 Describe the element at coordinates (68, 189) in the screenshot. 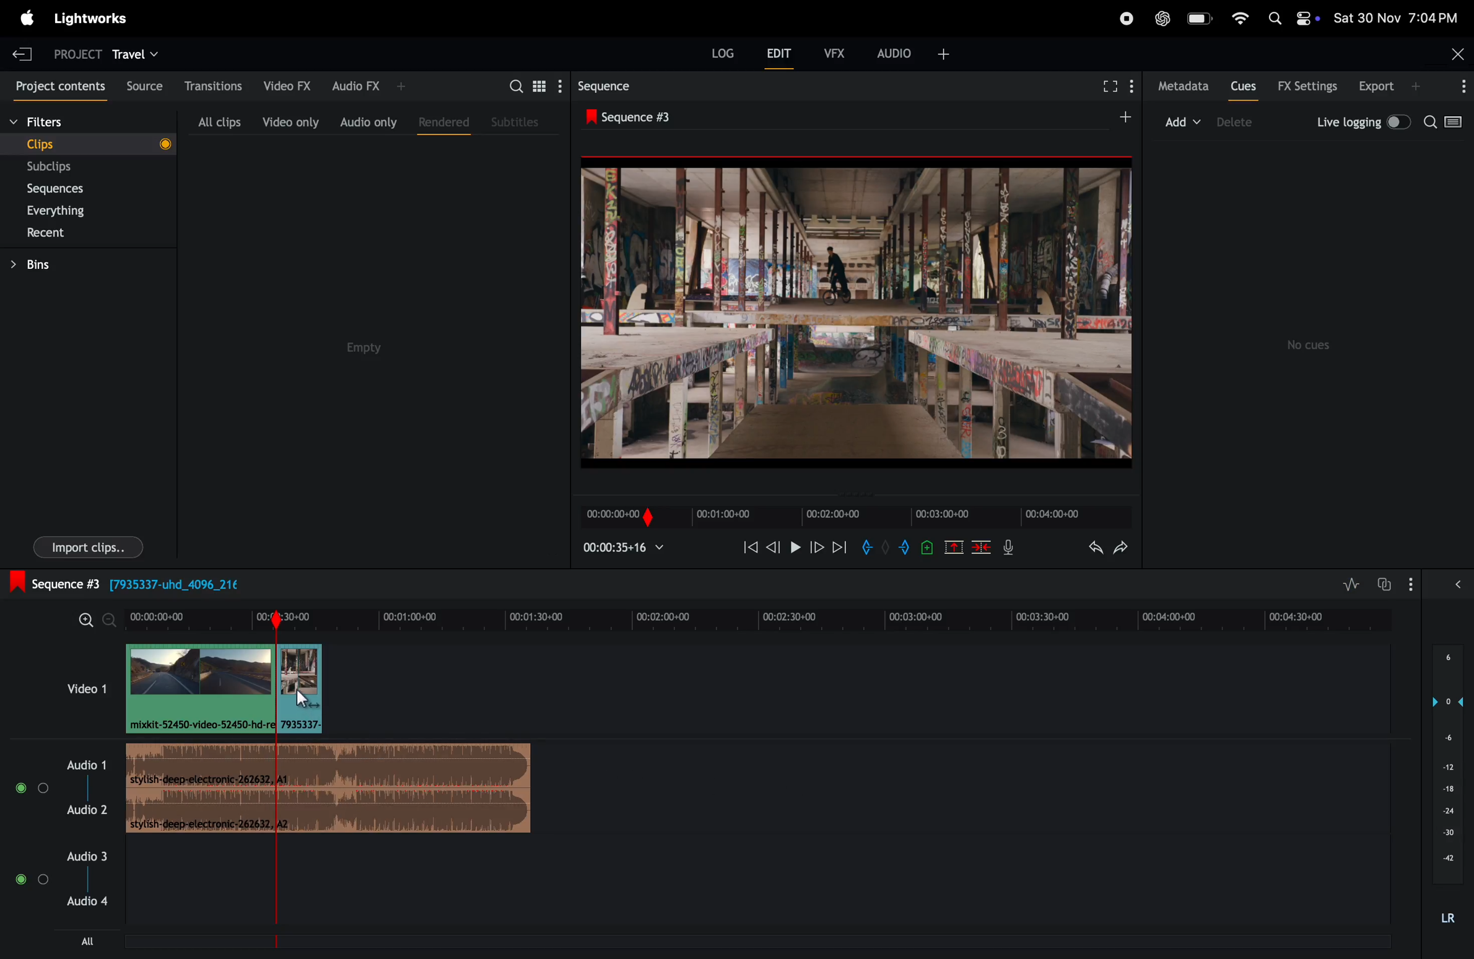

I see `sequences` at that location.